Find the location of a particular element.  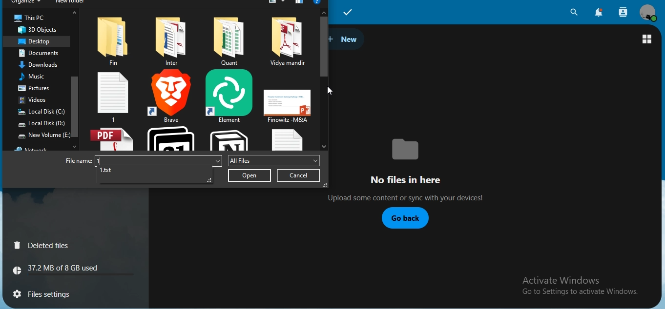

pdf is located at coordinates (111, 139).